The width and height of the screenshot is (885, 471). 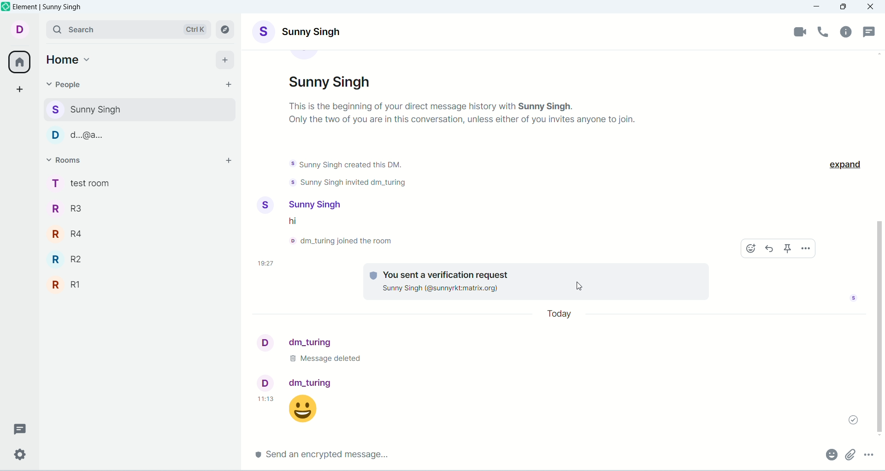 I want to click on dm_turing, so click(x=312, y=383).